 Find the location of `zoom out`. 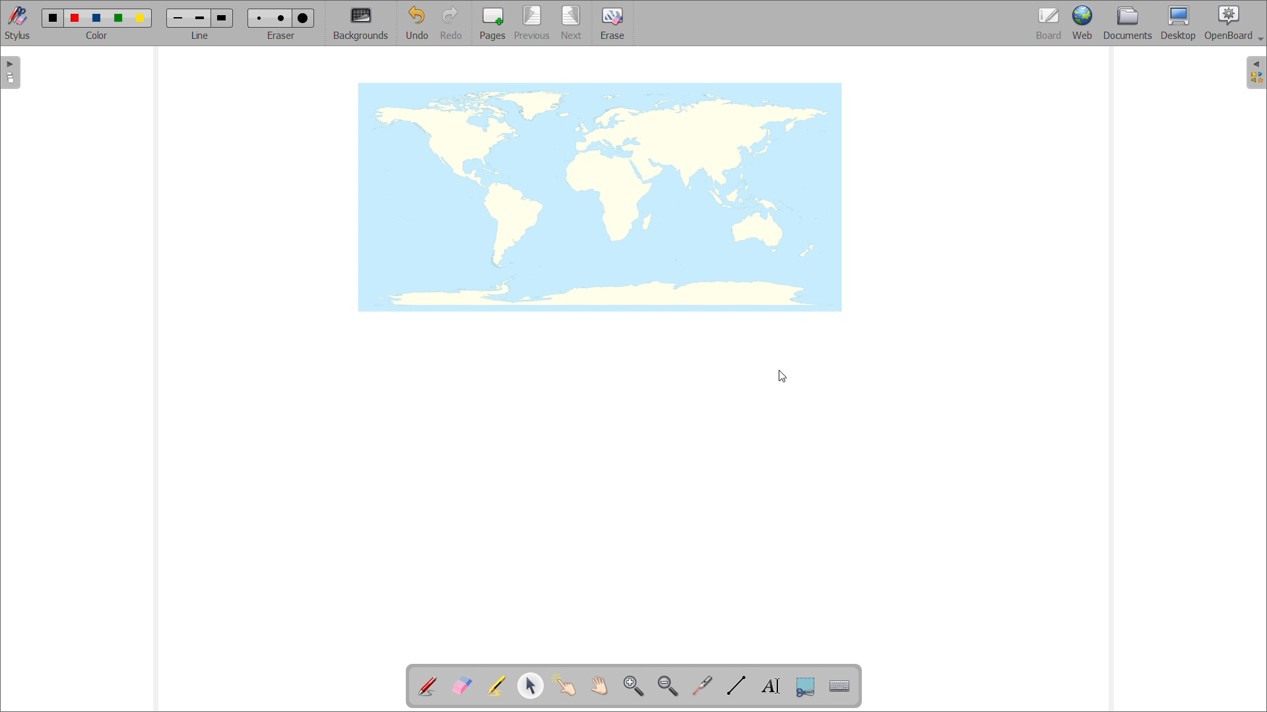

zoom out is located at coordinates (668, 686).